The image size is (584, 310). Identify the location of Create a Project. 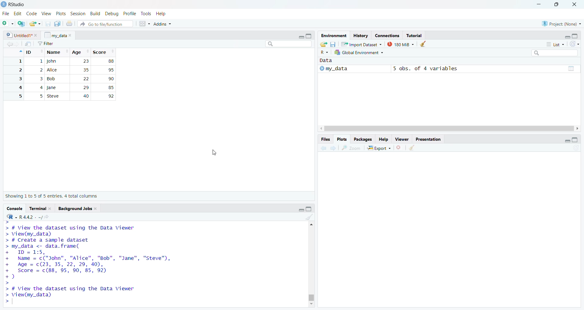
(20, 23).